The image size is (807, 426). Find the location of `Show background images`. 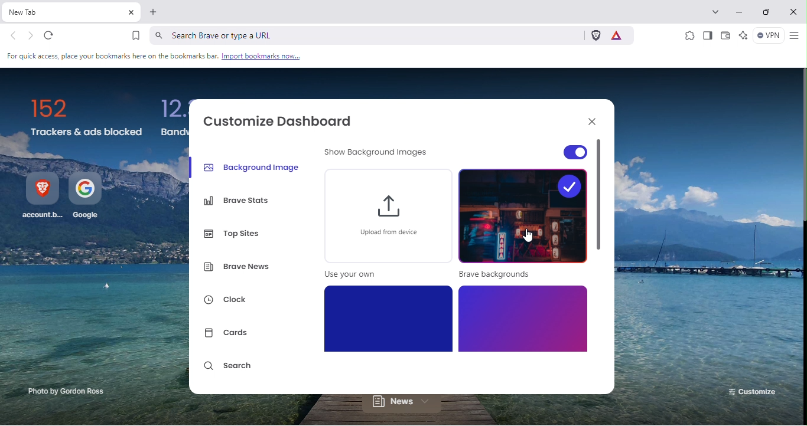

Show background images is located at coordinates (379, 155).